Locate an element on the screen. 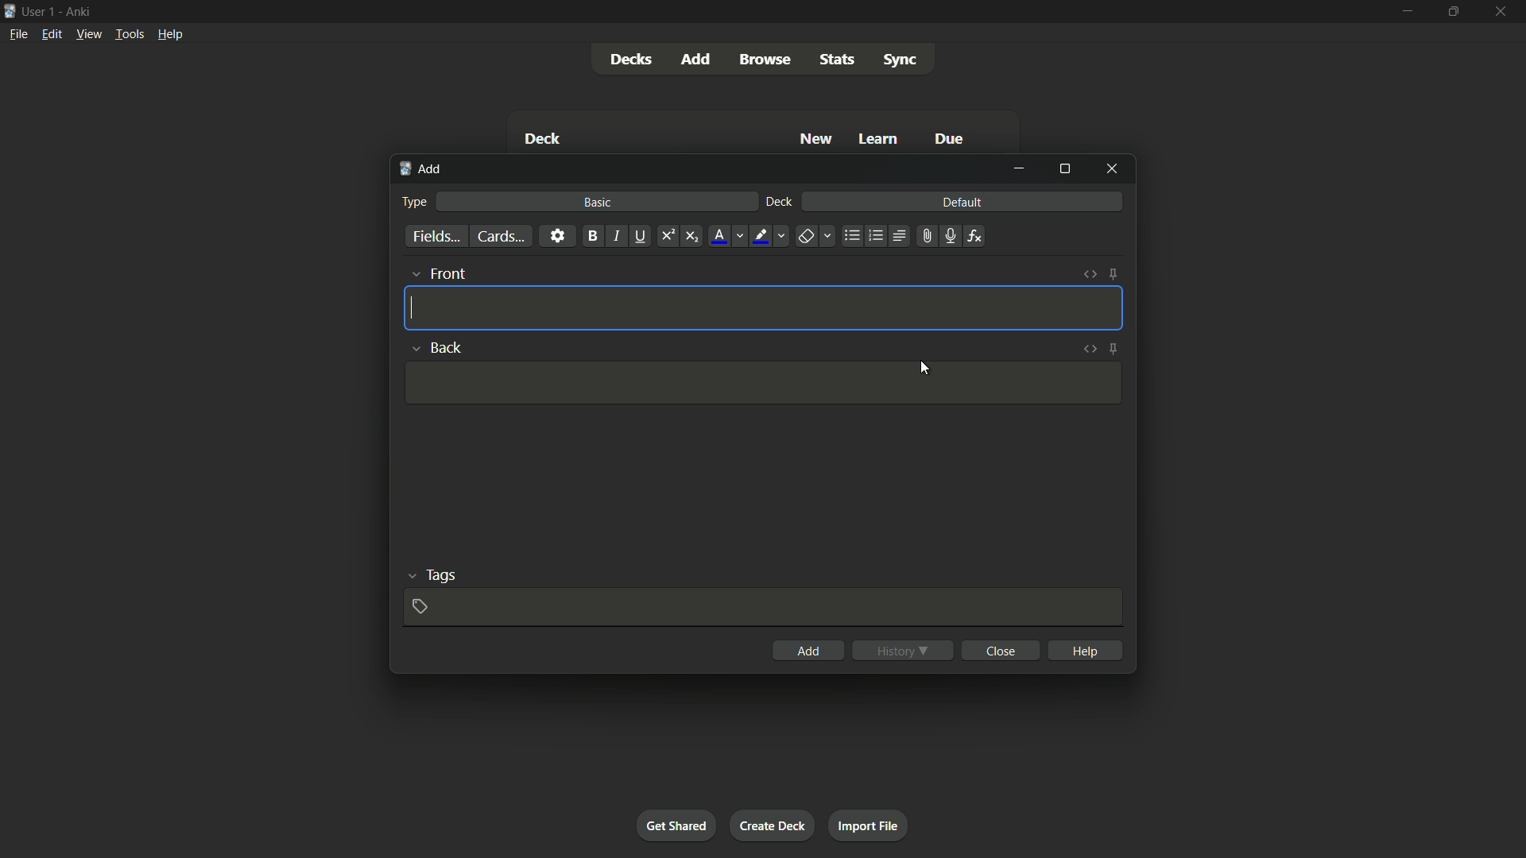  help is located at coordinates (1086, 649).